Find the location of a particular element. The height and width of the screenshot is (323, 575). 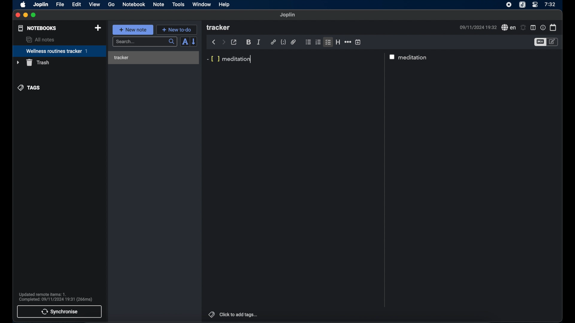

new notebook is located at coordinates (99, 28).